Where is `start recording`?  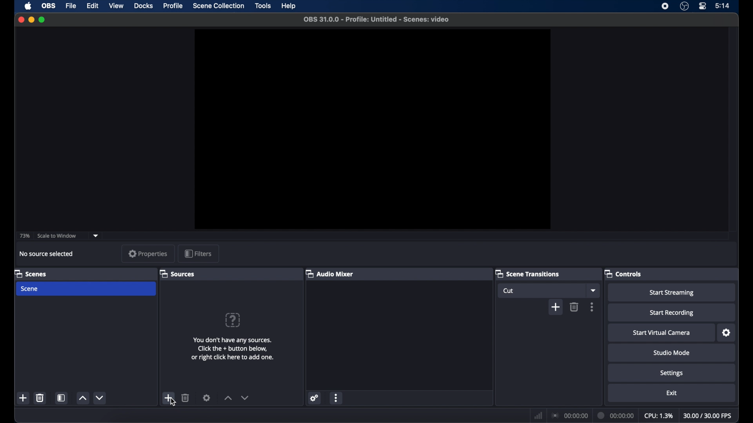 start recording is located at coordinates (672, 313).